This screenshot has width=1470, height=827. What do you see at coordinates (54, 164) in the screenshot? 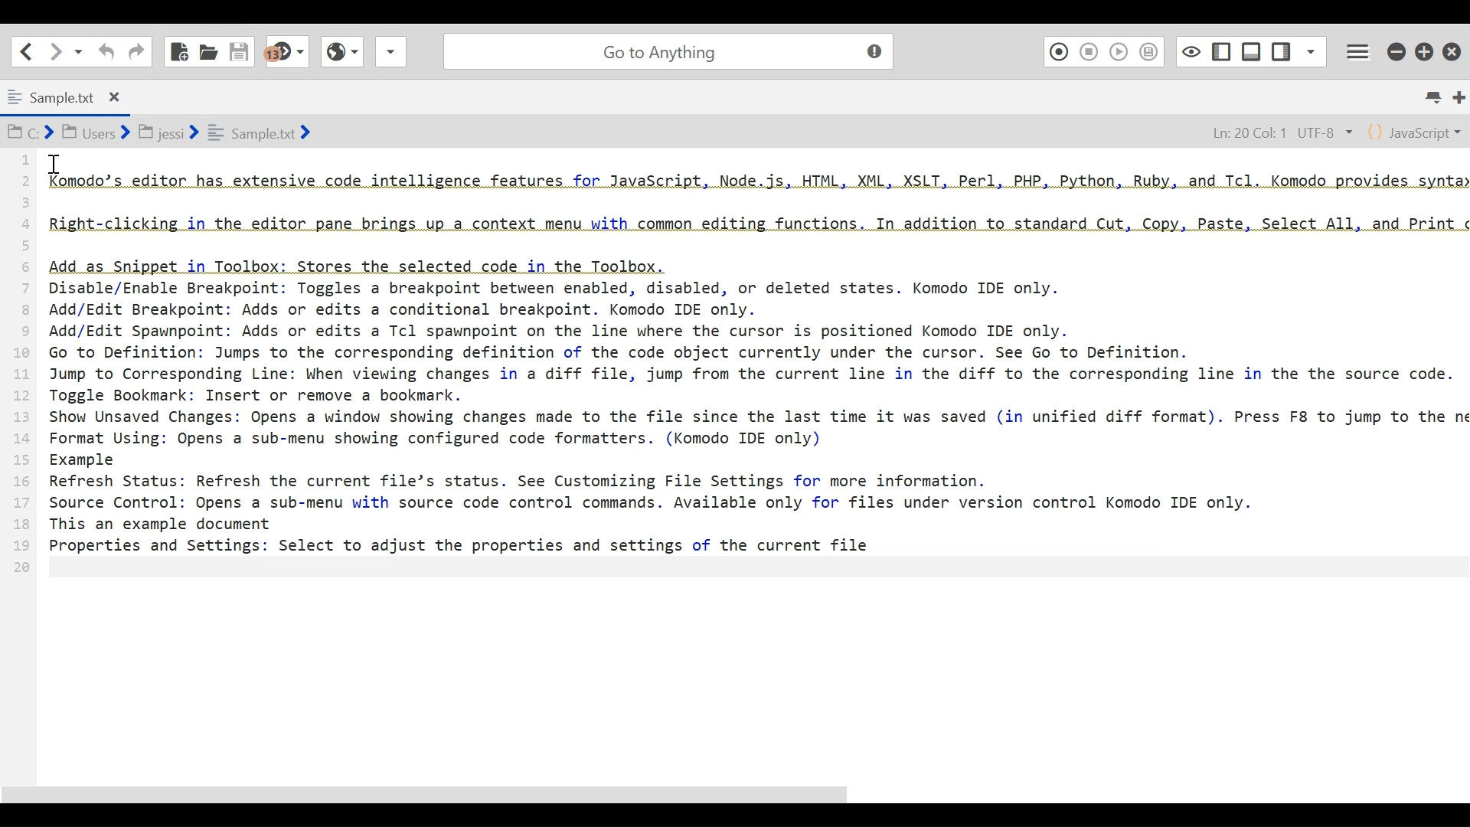
I see `Insertion Cursor` at bounding box center [54, 164].